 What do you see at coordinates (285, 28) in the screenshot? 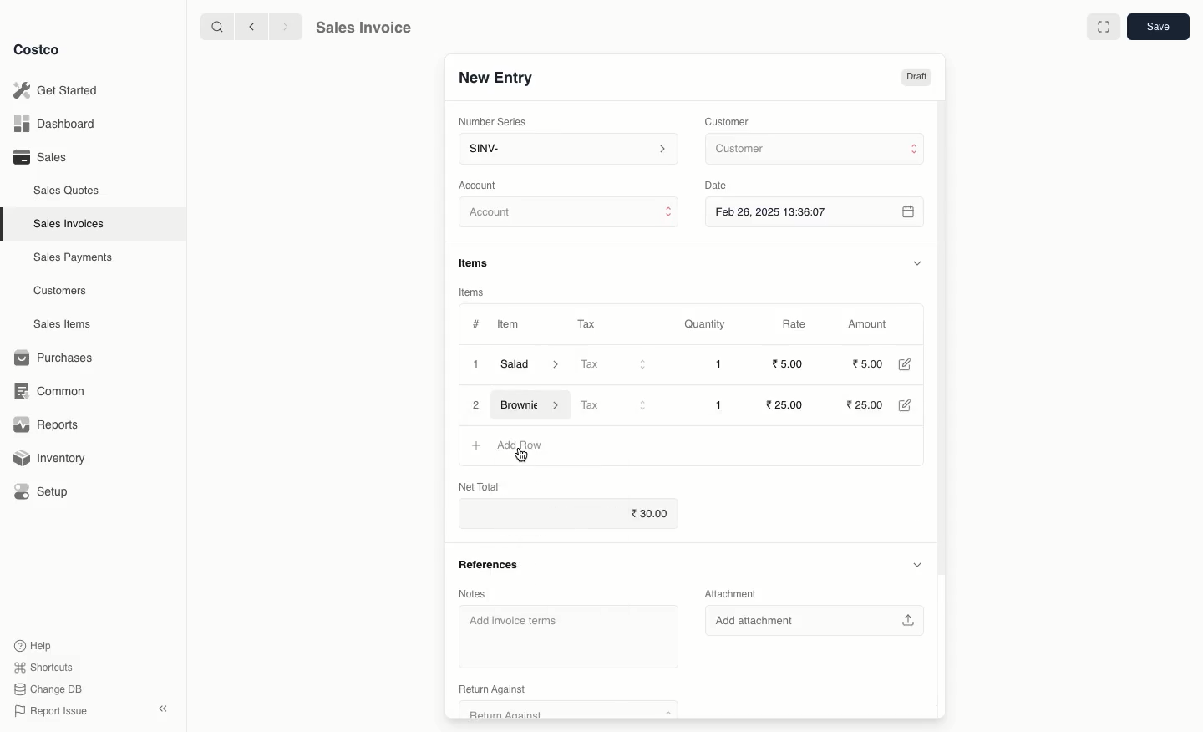
I see `Forward` at bounding box center [285, 28].